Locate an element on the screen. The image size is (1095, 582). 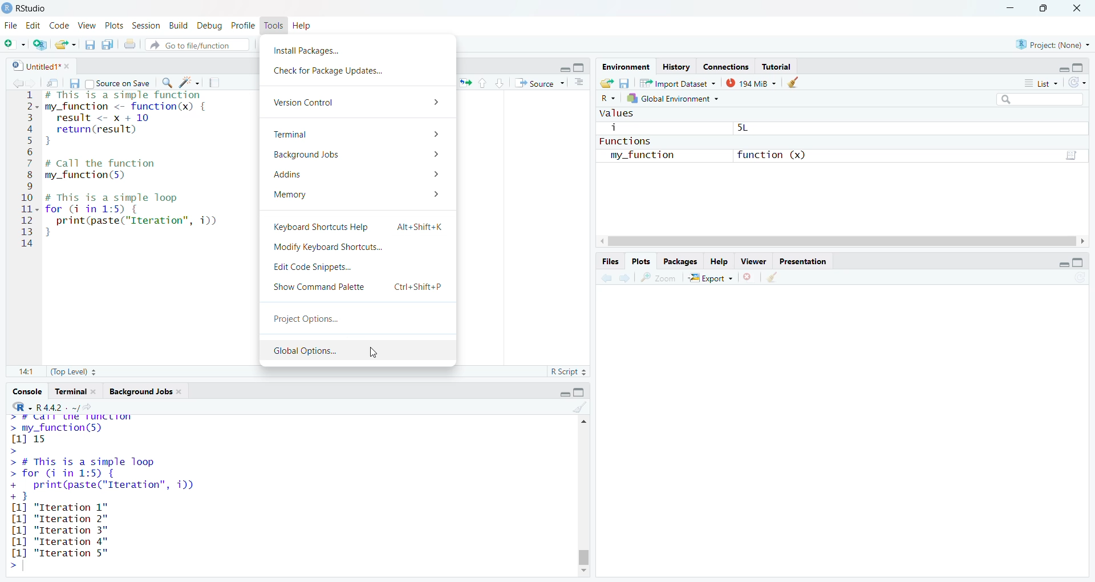
5L is located at coordinates (751, 129).